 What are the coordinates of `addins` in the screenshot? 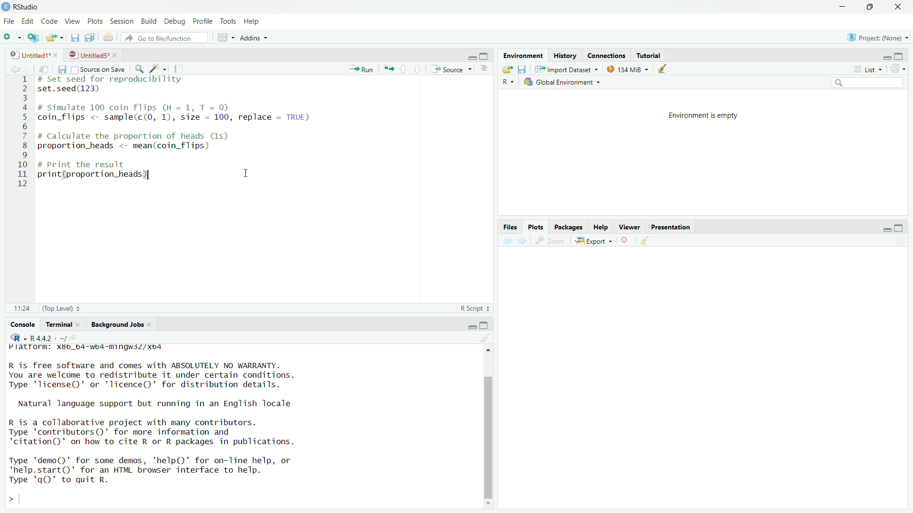 It's located at (254, 38).